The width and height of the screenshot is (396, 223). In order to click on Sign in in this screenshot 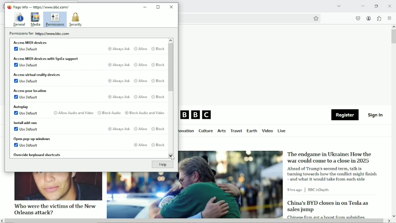, I will do `click(376, 114)`.